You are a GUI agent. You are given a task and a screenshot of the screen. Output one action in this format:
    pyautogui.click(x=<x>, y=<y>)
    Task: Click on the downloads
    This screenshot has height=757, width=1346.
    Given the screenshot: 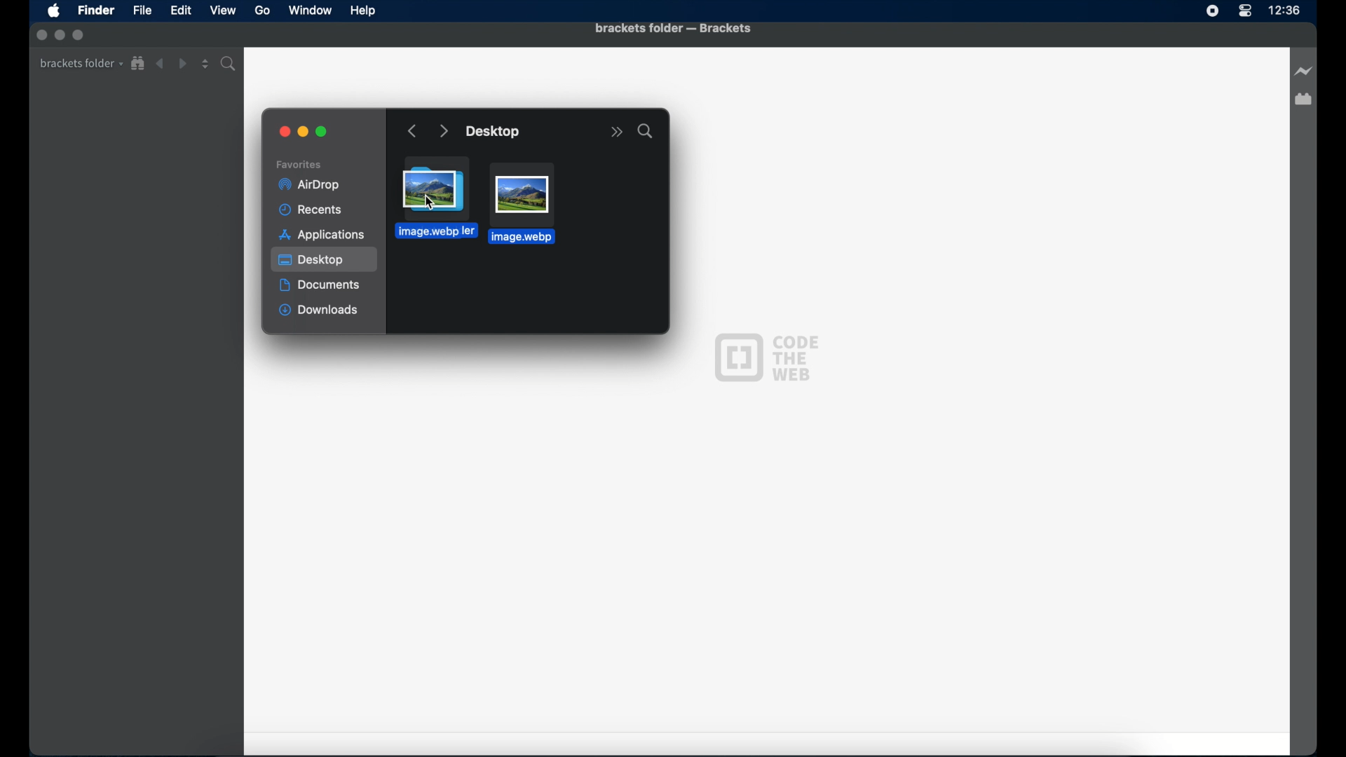 What is the action you would take?
    pyautogui.click(x=319, y=311)
    